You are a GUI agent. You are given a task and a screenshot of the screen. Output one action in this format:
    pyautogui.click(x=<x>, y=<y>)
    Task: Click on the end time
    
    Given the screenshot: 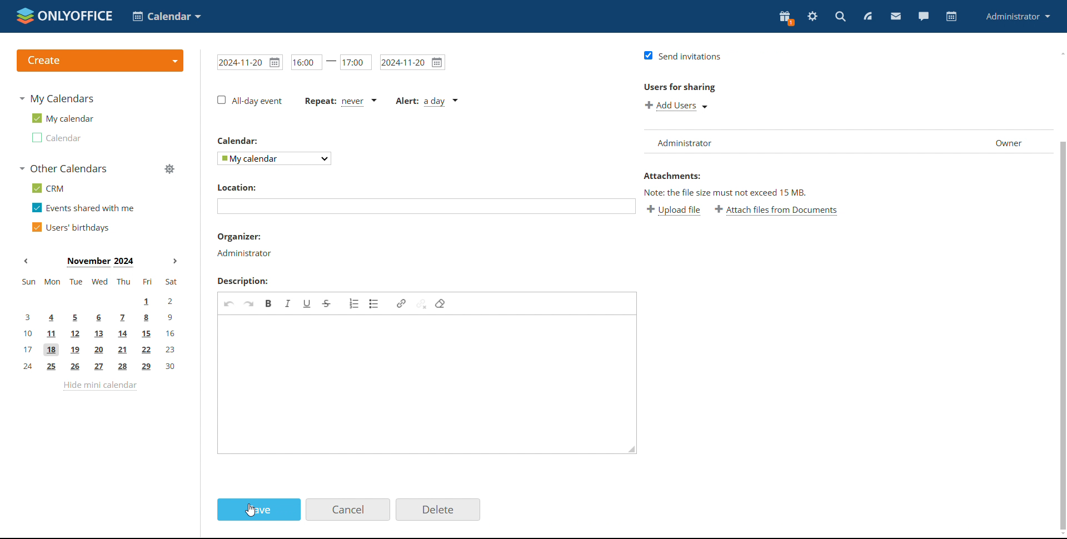 What is the action you would take?
    pyautogui.click(x=356, y=62)
    